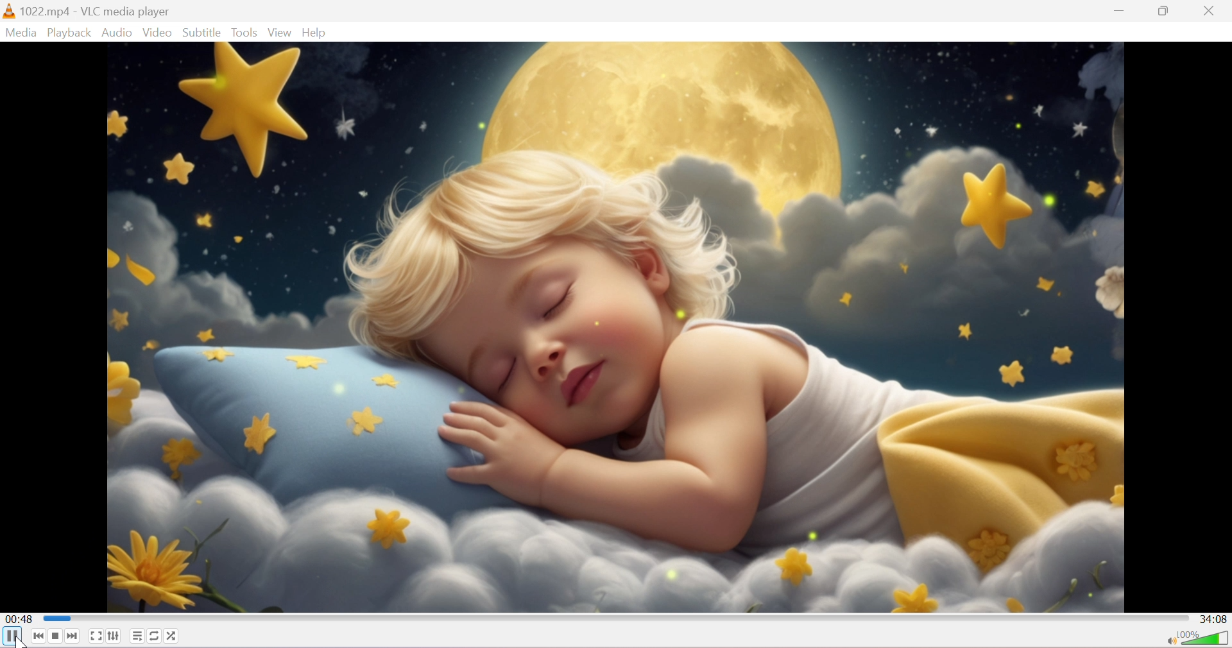 This screenshot has width=1232, height=648. What do you see at coordinates (22, 34) in the screenshot?
I see `Media` at bounding box center [22, 34].